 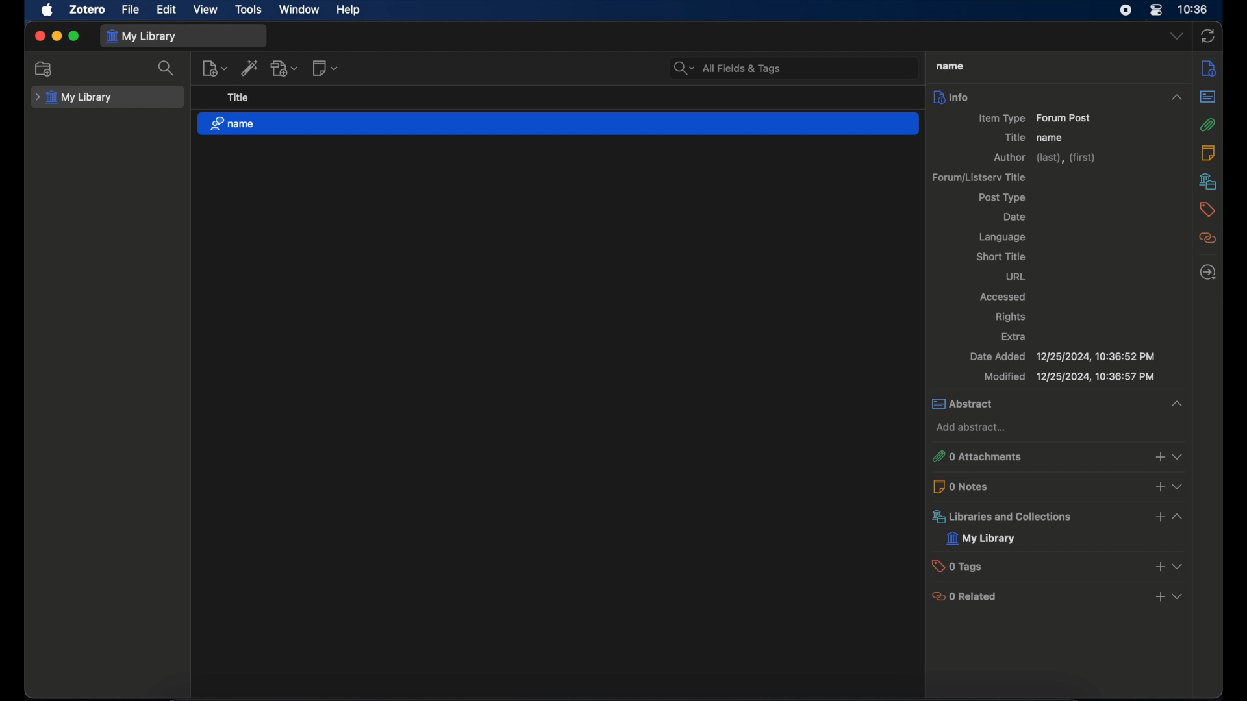 I want to click on zotero, so click(x=87, y=10).